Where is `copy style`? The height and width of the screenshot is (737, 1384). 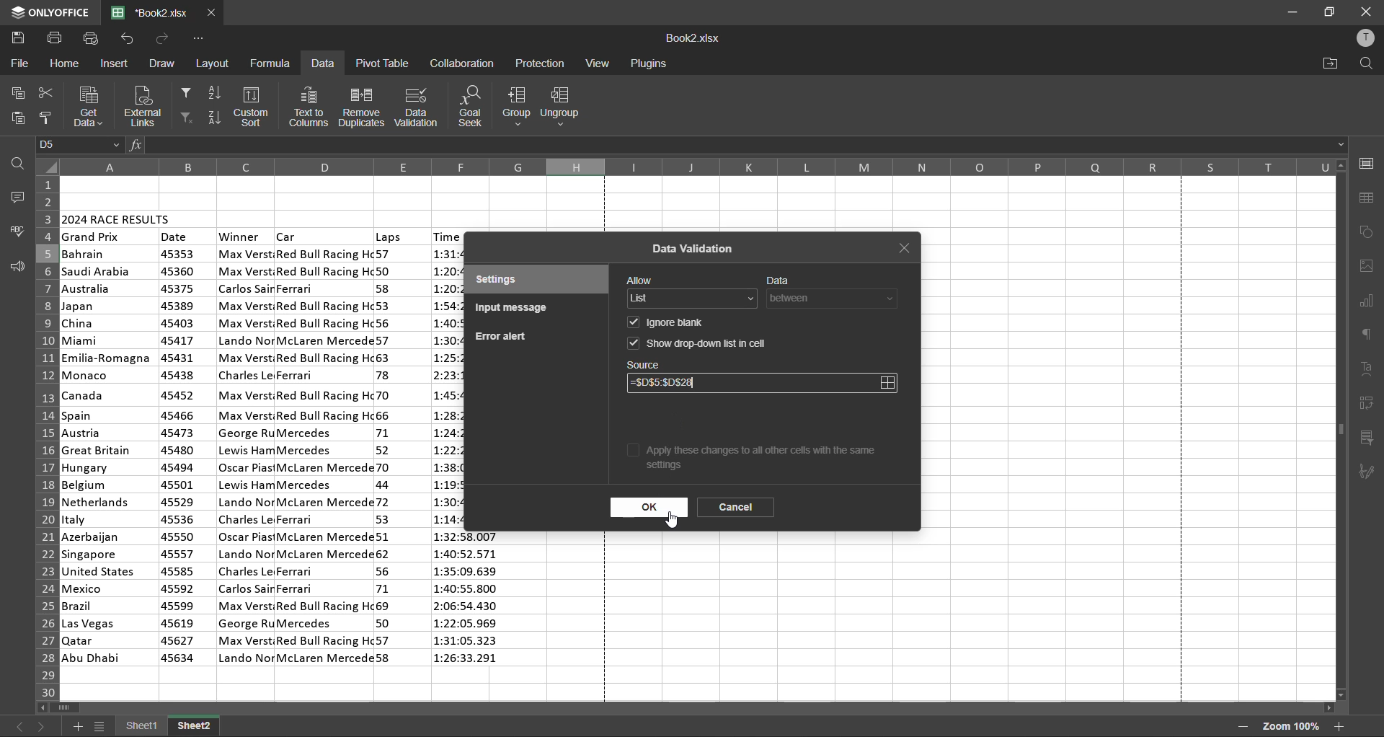
copy style is located at coordinates (48, 118).